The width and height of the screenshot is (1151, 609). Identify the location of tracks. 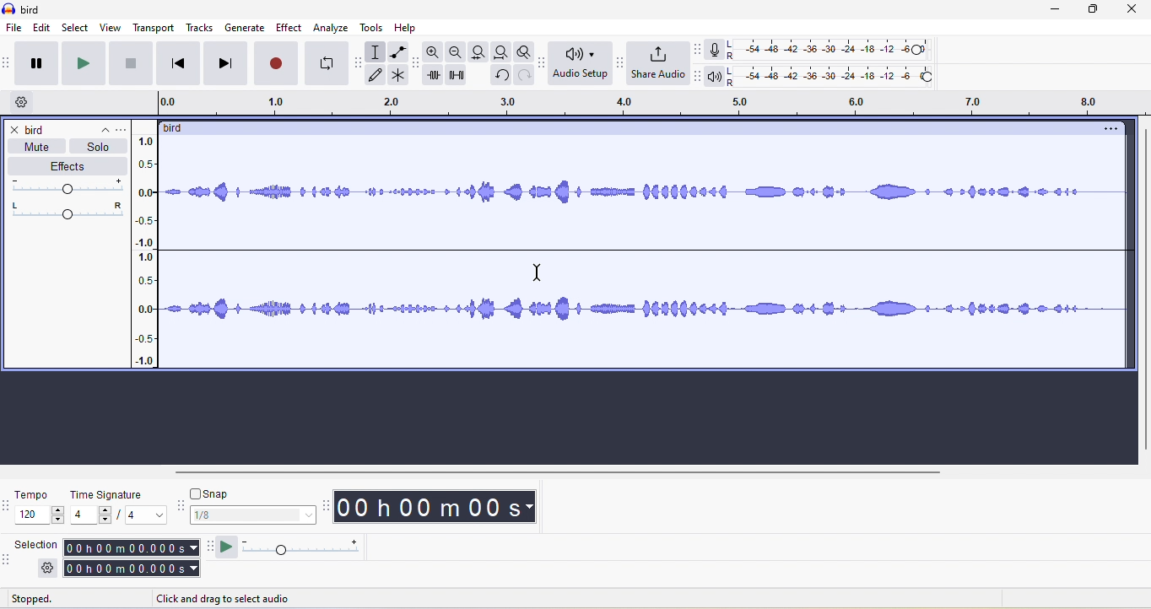
(203, 29).